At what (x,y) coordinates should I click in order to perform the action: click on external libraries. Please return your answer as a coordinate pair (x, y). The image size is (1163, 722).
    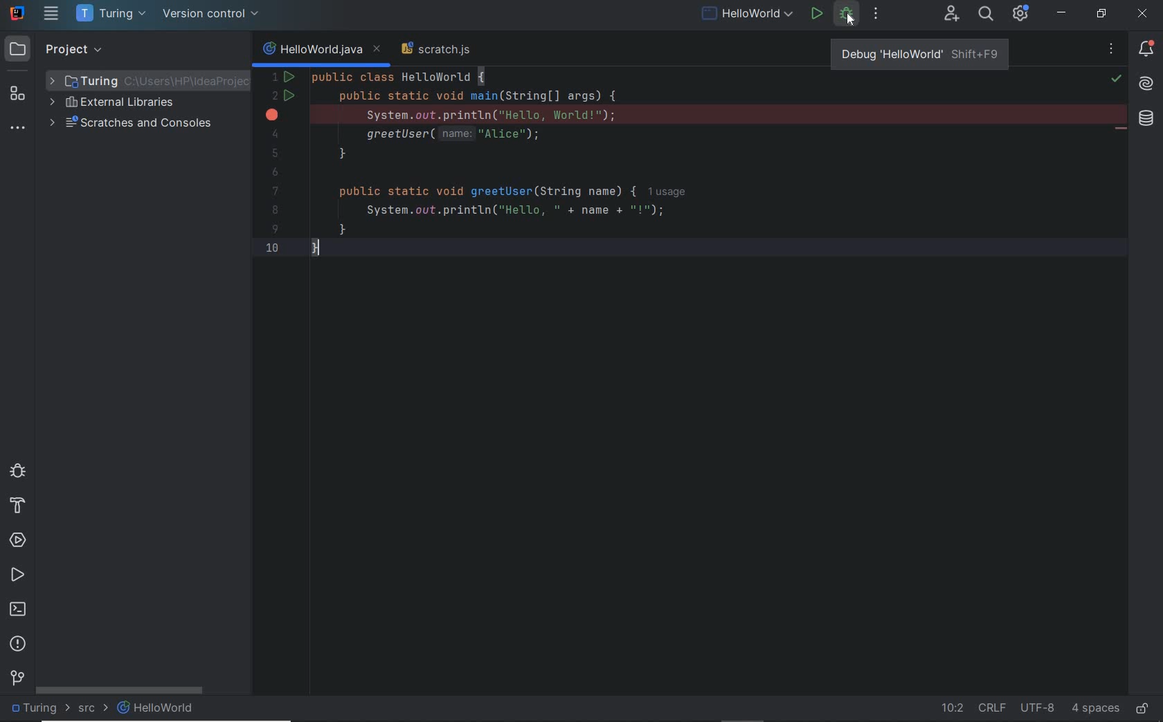
    Looking at the image, I should click on (113, 104).